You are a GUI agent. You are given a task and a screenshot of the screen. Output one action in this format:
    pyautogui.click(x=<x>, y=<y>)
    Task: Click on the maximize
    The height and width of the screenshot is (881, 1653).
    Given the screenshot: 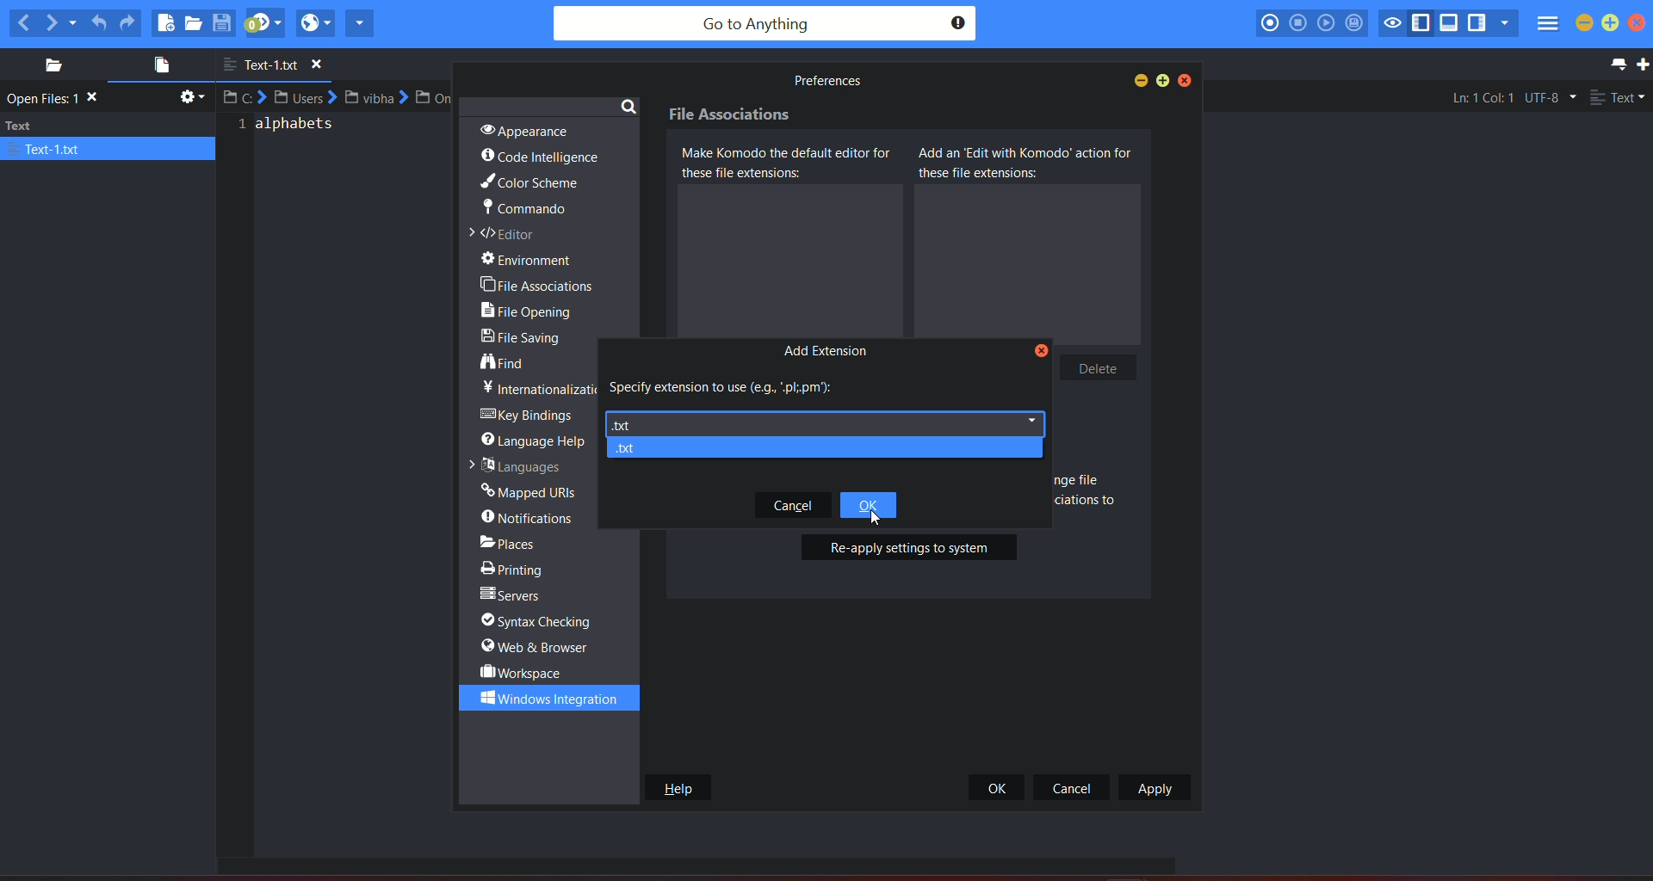 What is the action you would take?
    pyautogui.click(x=1164, y=80)
    